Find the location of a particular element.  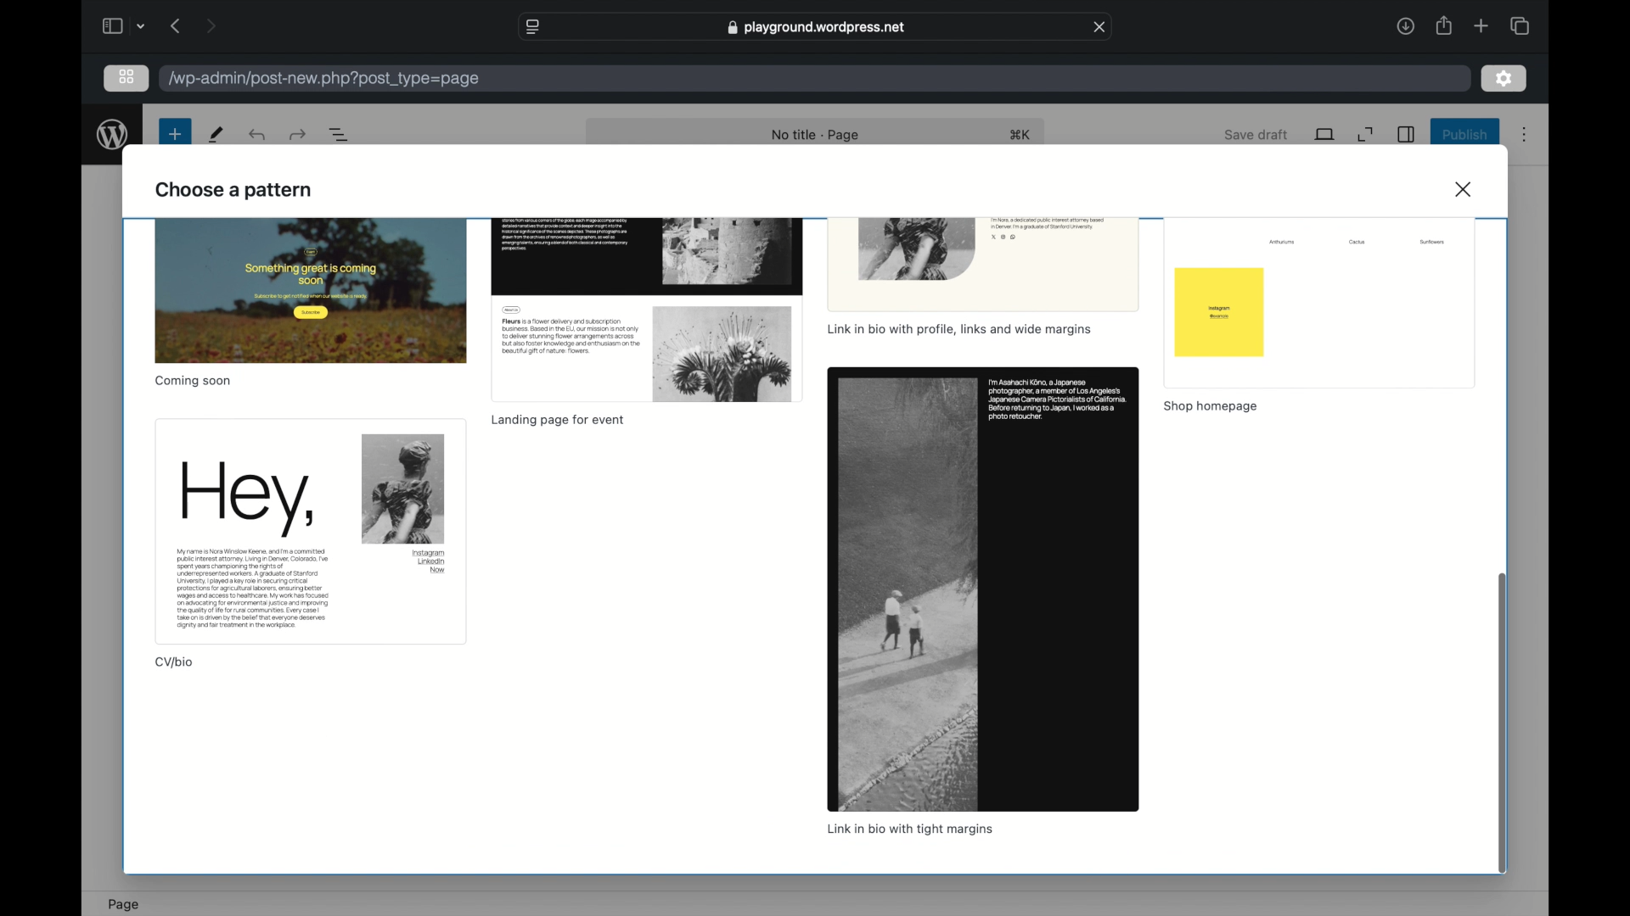

landing page for event is located at coordinates (557, 421).